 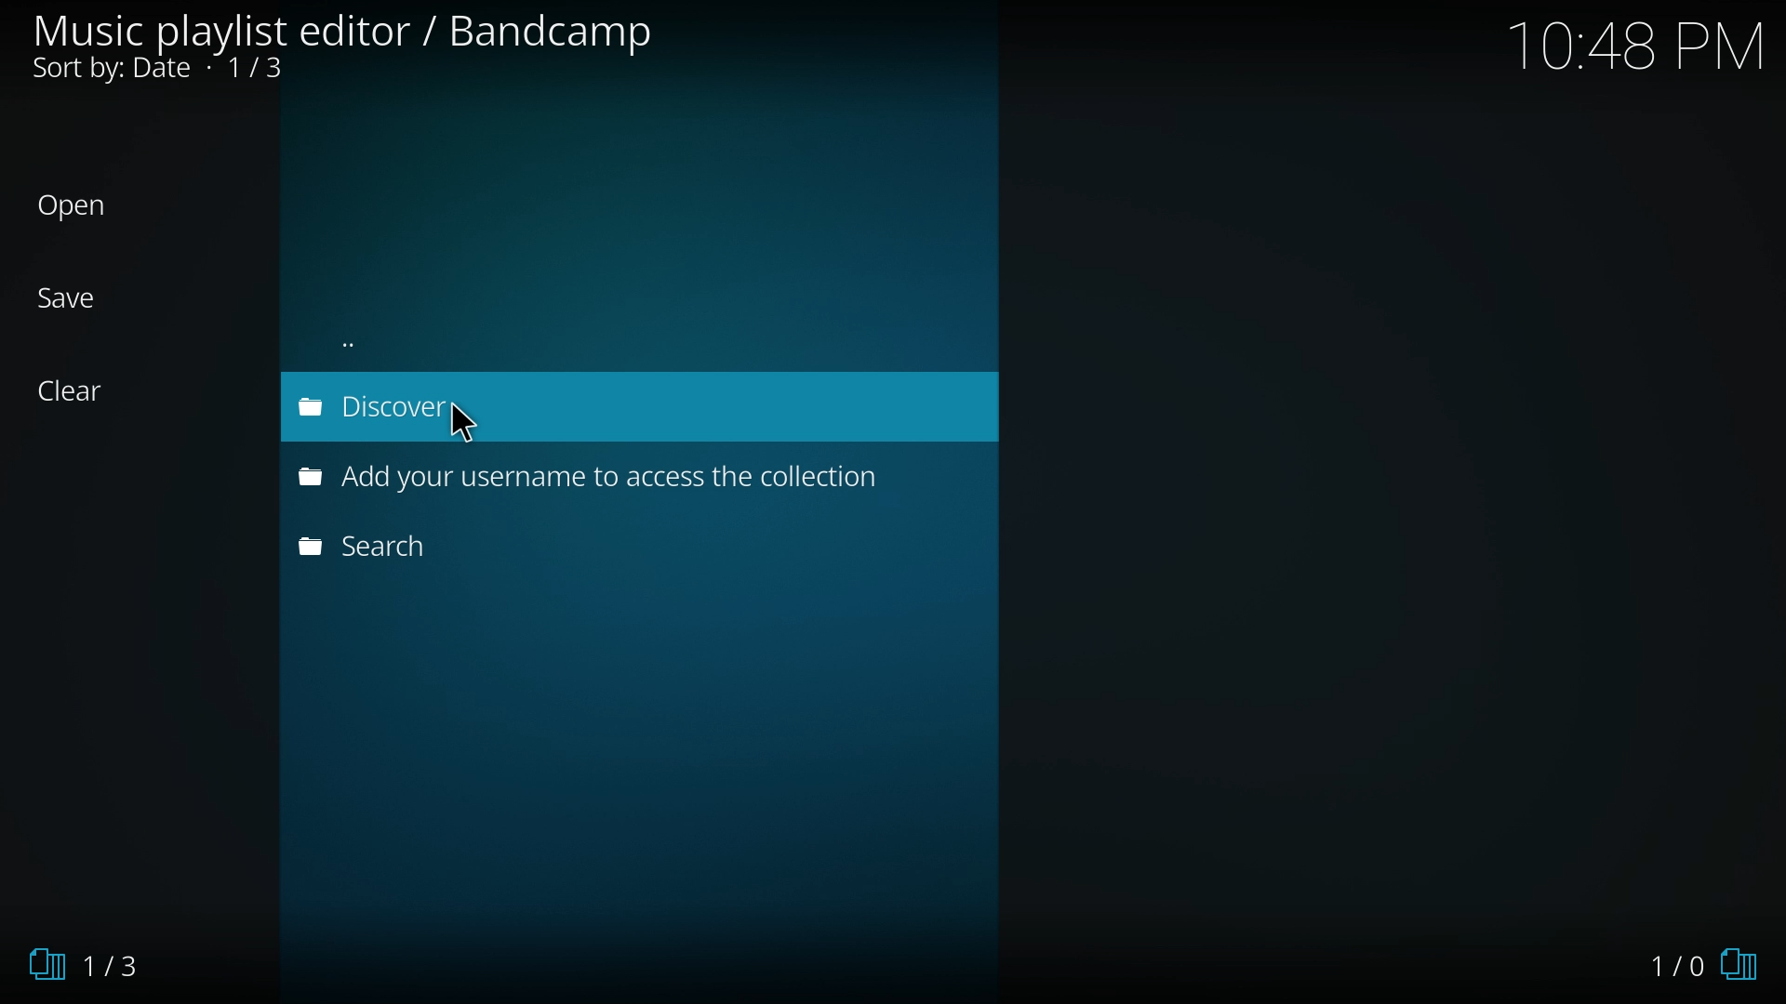 I want to click on search, so click(x=405, y=547).